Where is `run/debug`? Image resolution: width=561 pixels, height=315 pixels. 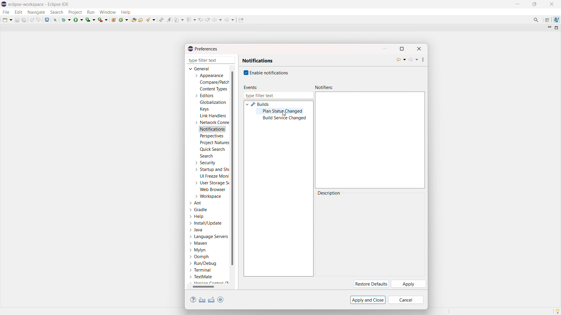 run/debug is located at coordinates (202, 263).